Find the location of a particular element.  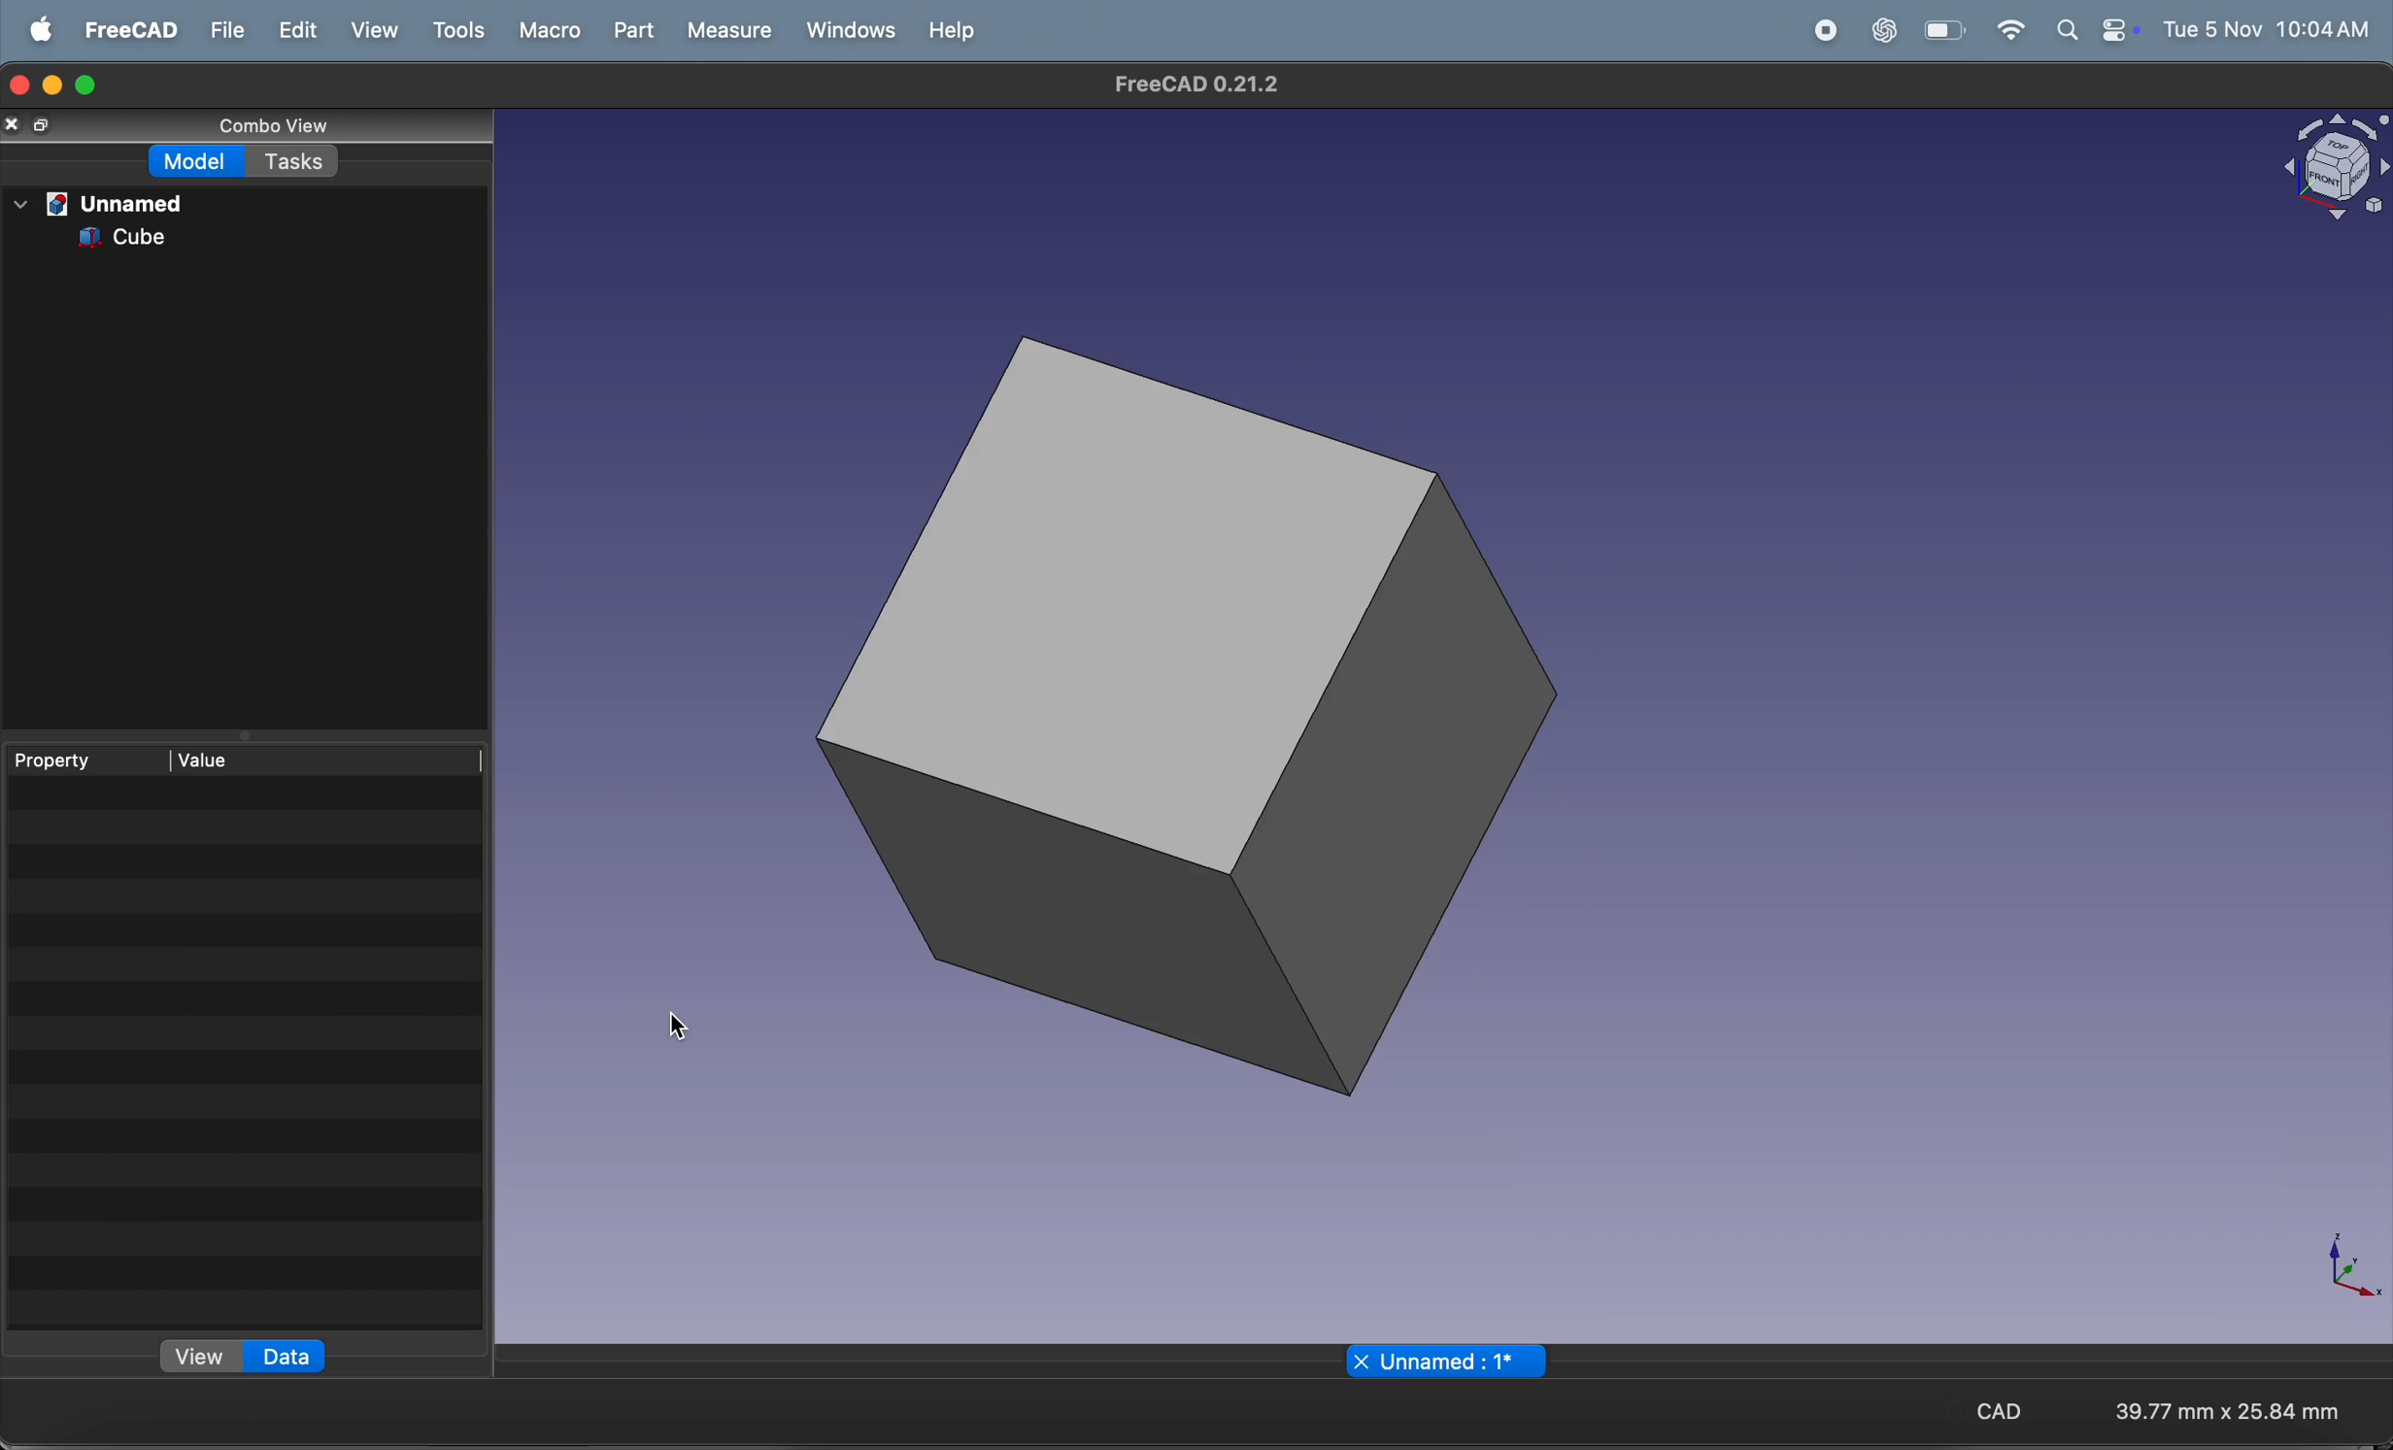

help is located at coordinates (955, 30).